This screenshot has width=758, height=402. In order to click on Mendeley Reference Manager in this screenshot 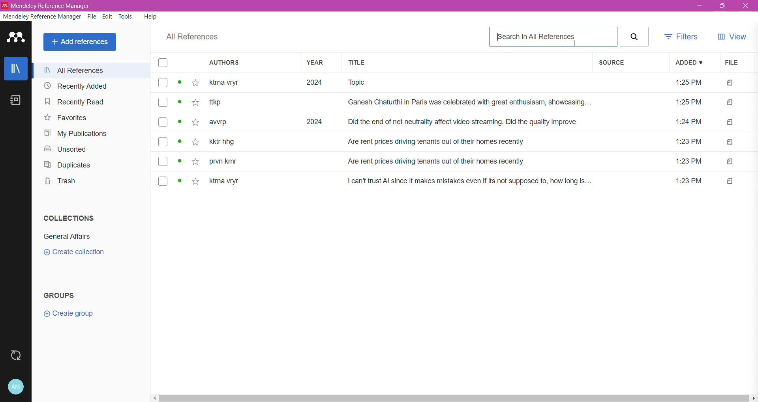, I will do `click(41, 16)`.